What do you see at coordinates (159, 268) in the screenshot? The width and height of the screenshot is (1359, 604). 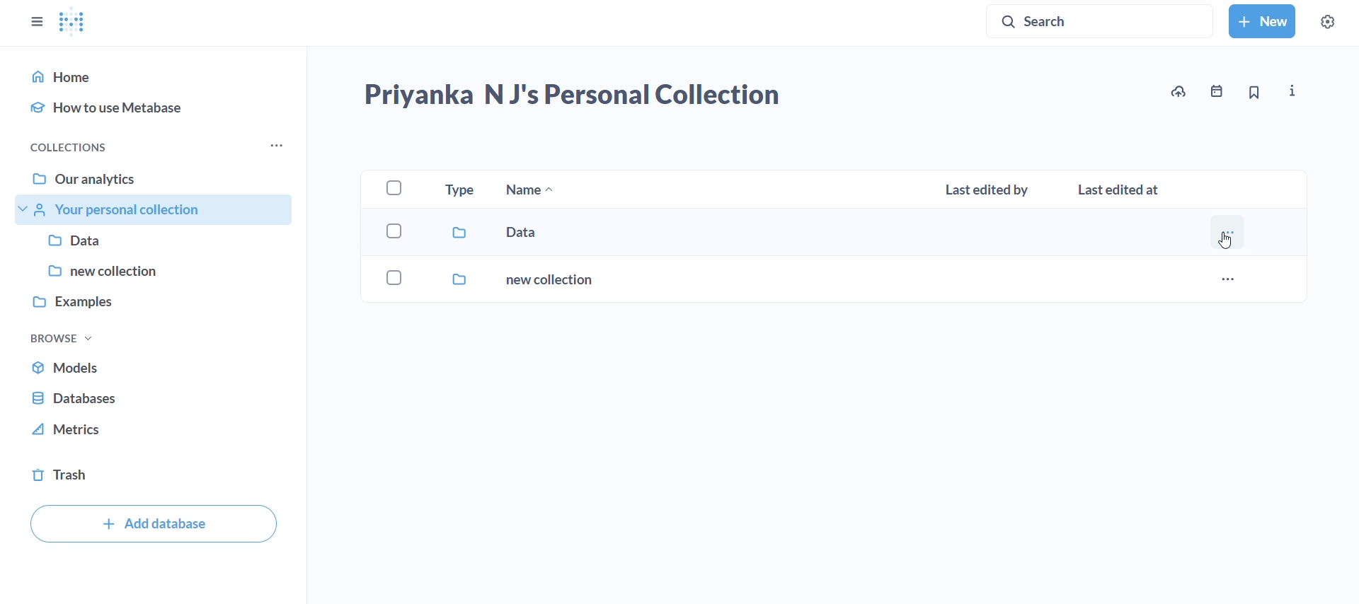 I see `new collection` at bounding box center [159, 268].